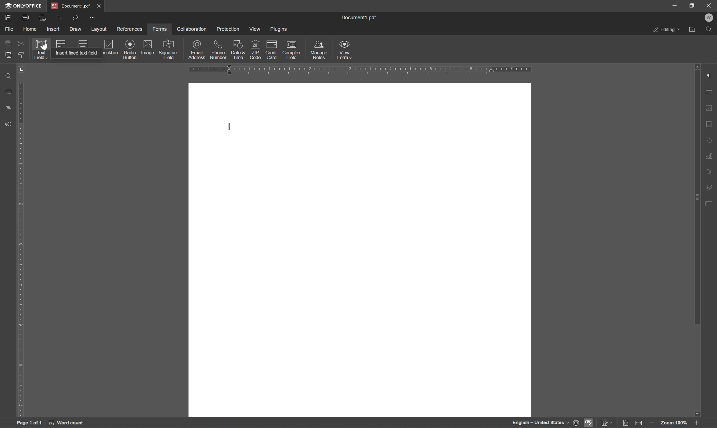  Describe the element at coordinates (197, 50) in the screenshot. I see `email addresses` at that location.